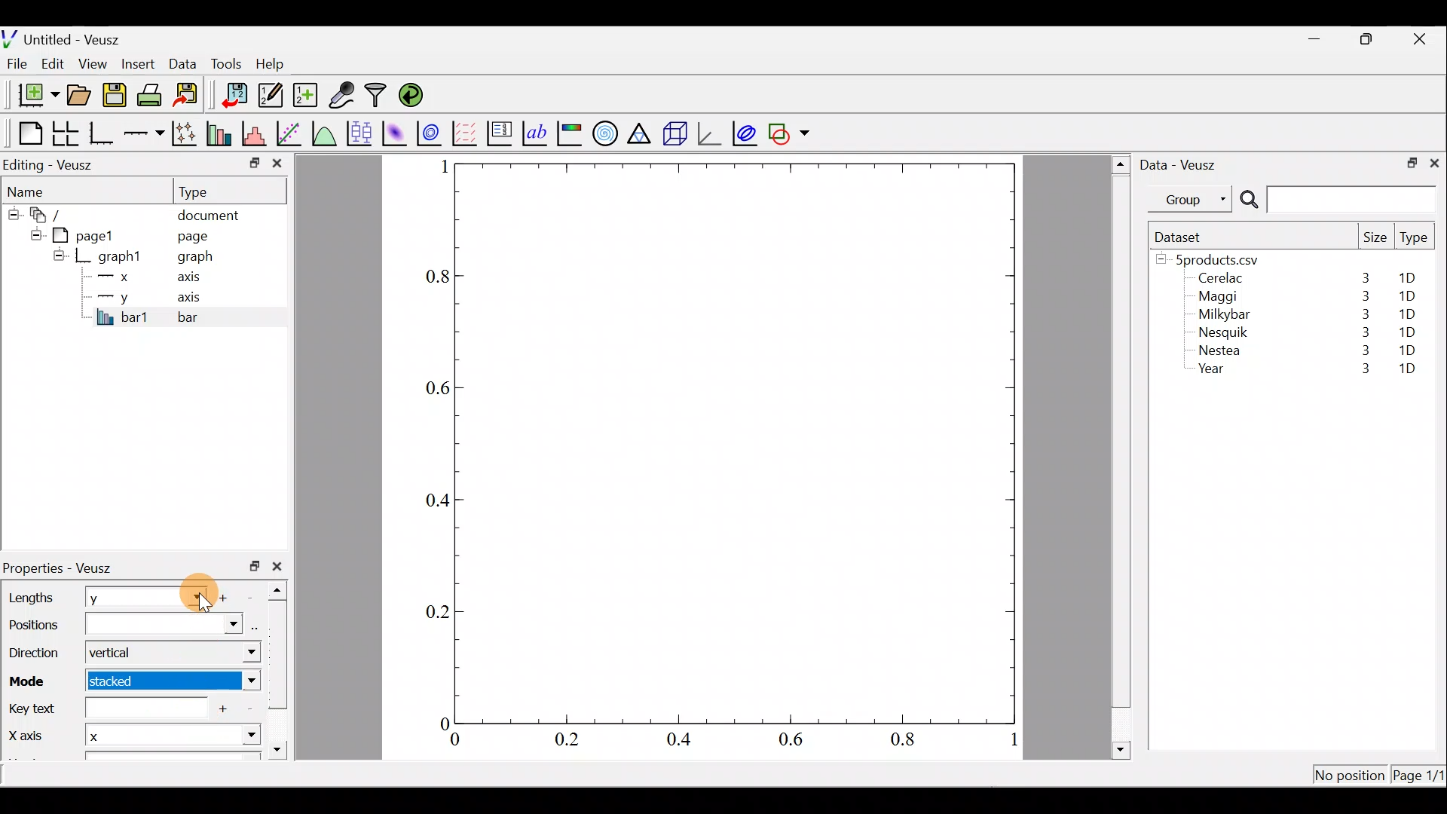 The image size is (1447, 814). Describe the element at coordinates (102, 133) in the screenshot. I see `Base graph` at that location.